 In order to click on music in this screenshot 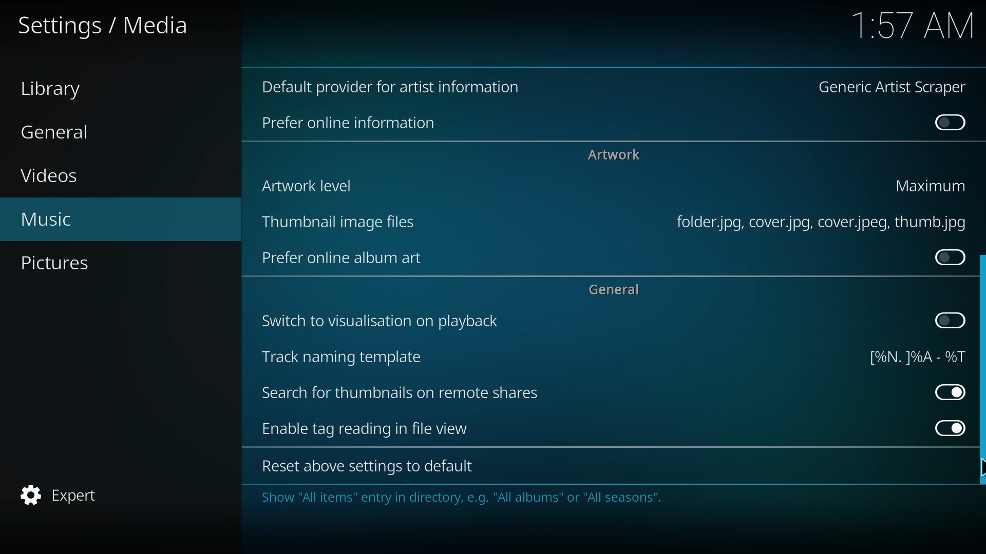, I will do `click(46, 220)`.